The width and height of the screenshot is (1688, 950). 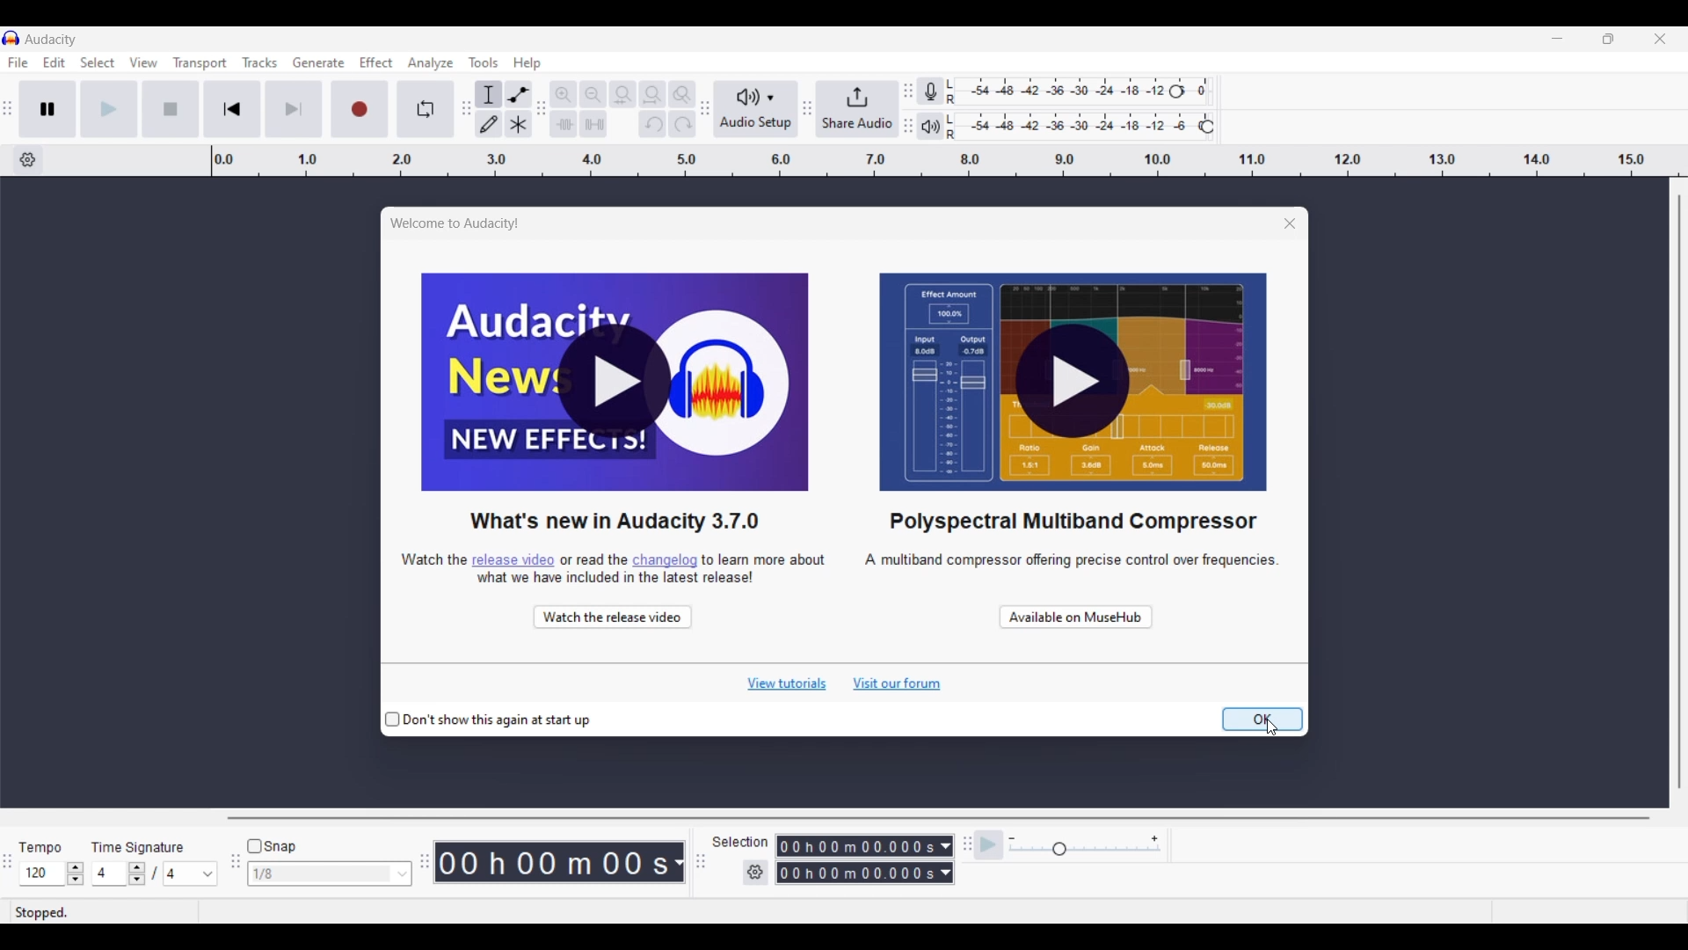 I want to click on Skip/Select to start, so click(x=233, y=109).